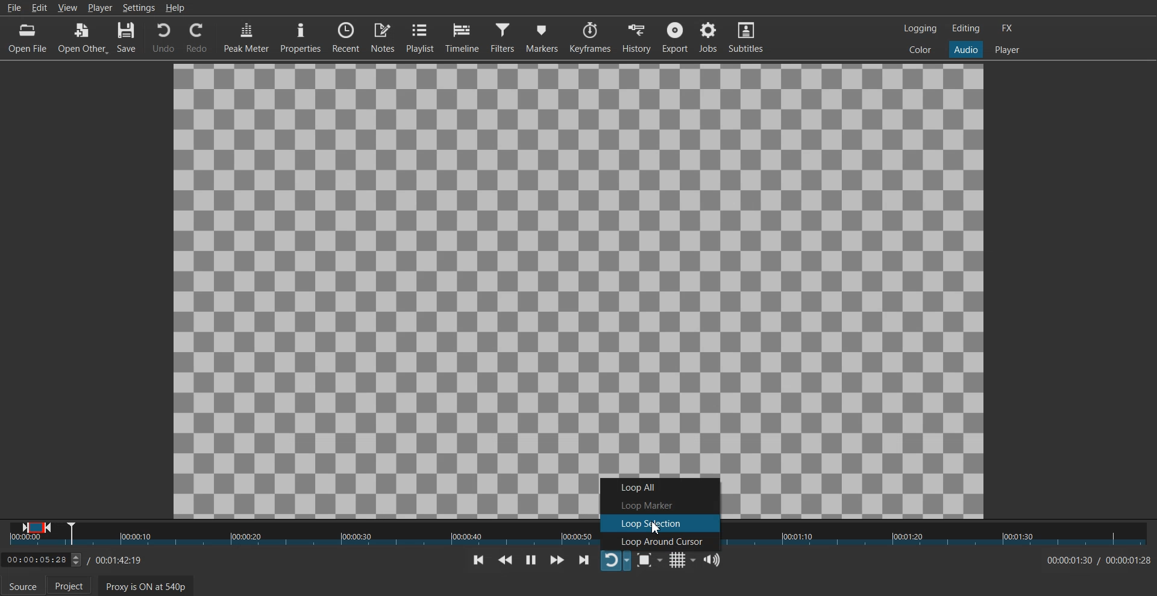 This screenshot has width=1157, height=596. Describe the element at coordinates (530, 559) in the screenshot. I see `Toggle play or paue` at that location.